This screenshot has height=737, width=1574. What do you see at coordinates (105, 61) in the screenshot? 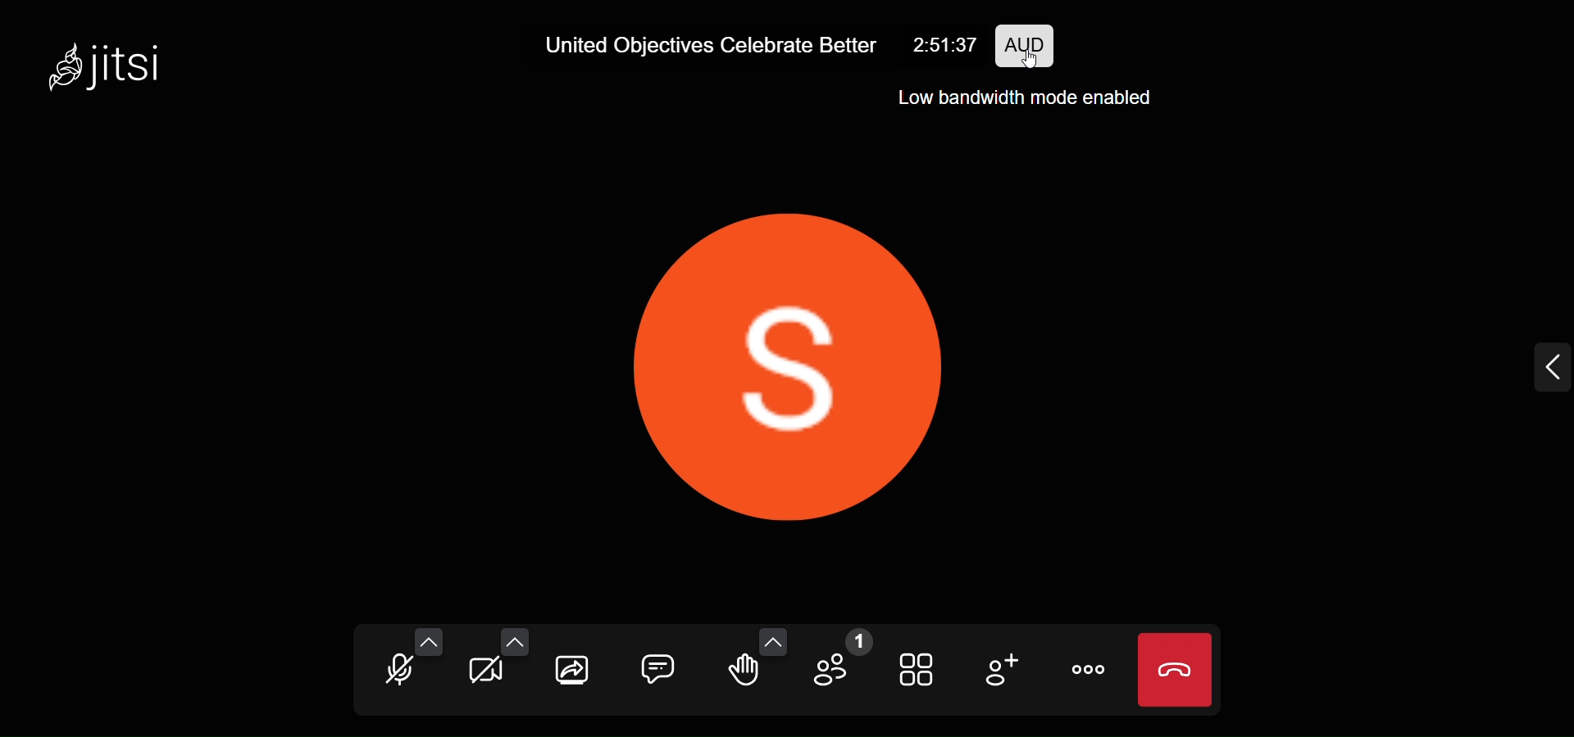
I see `jitsi` at bounding box center [105, 61].